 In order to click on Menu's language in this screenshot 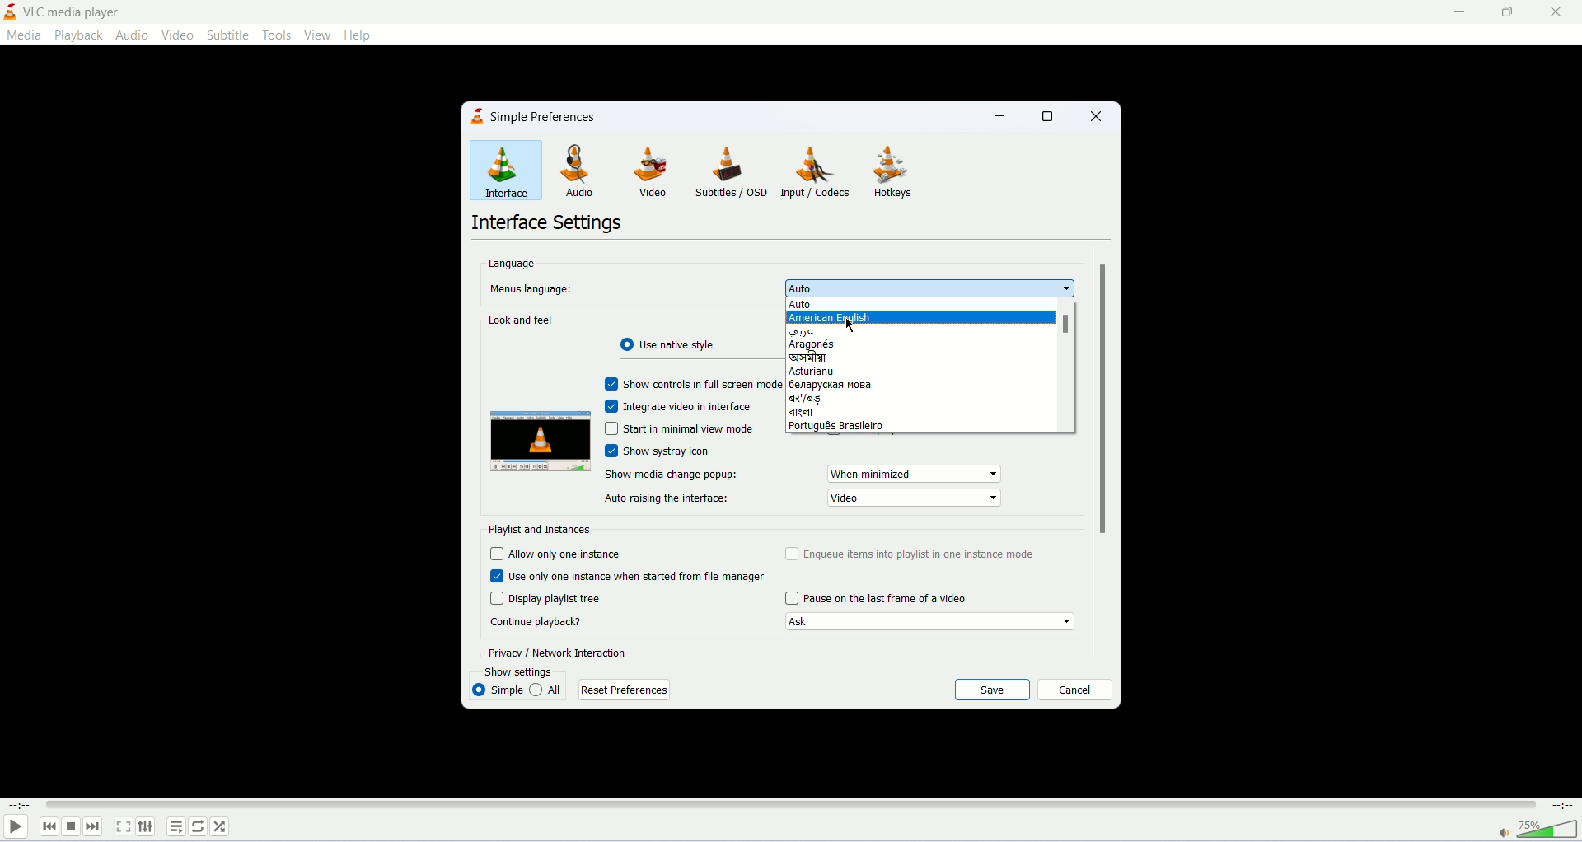, I will do `click(528, 288)`.